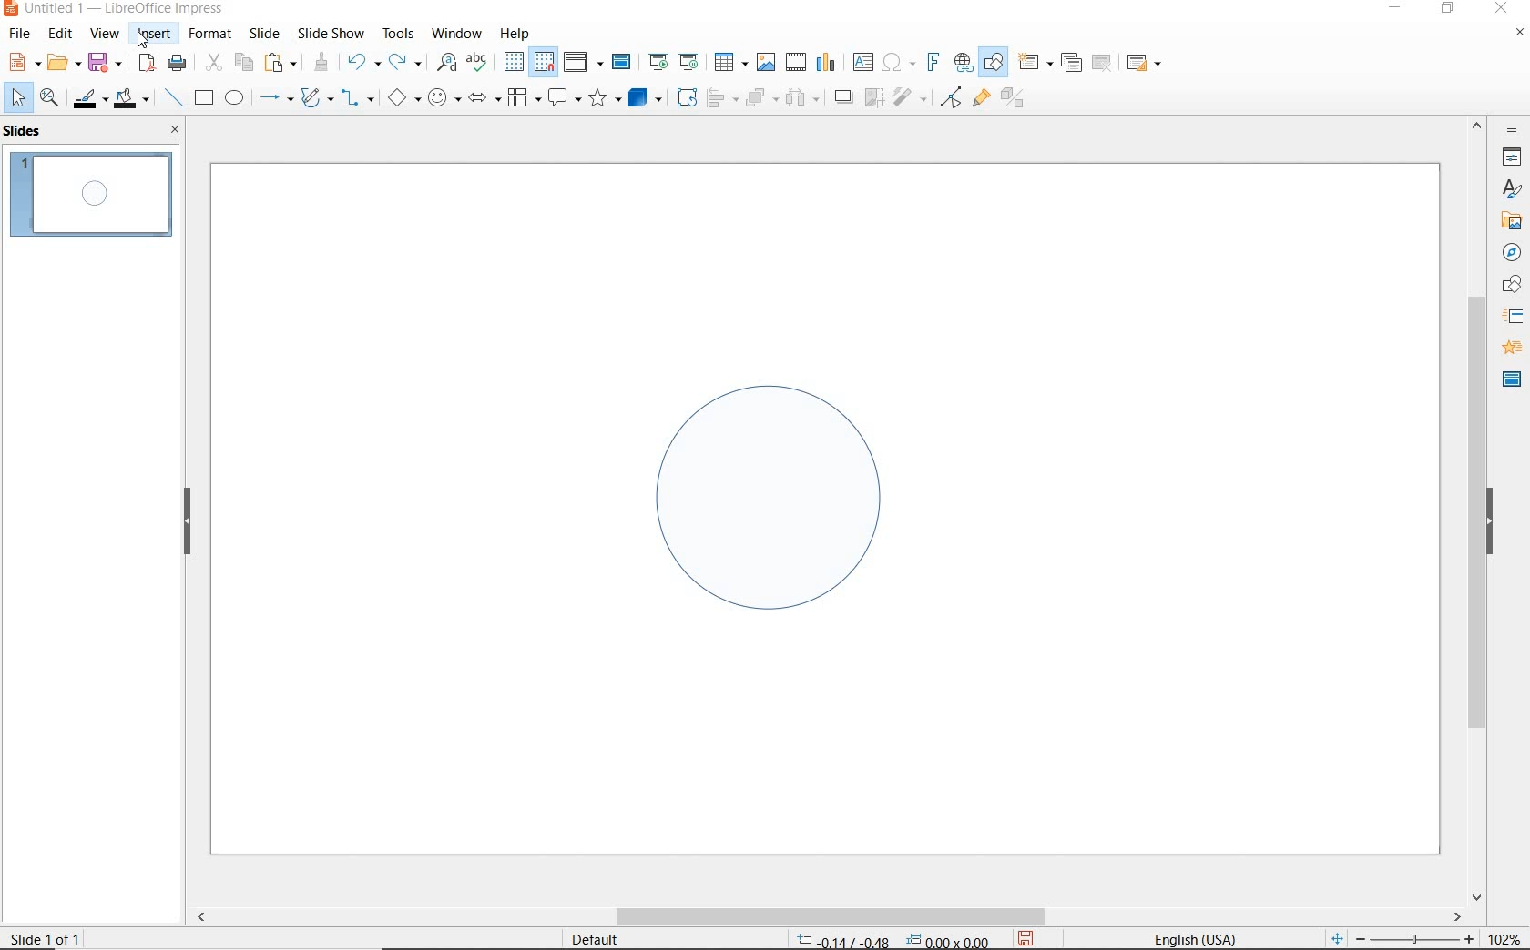 The width and height of the screenshot is (1530, 950). I want to click on animation, so click(1509, 349).